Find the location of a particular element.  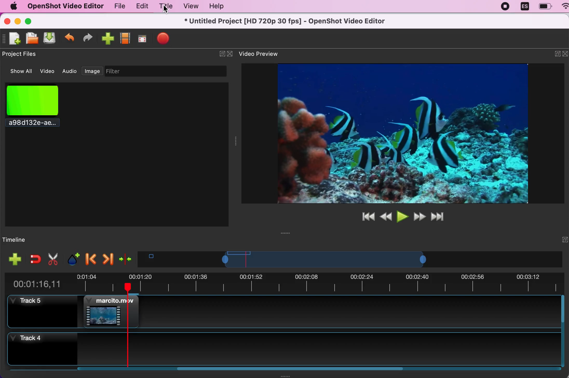

cut is located at coordinates (52, 259).